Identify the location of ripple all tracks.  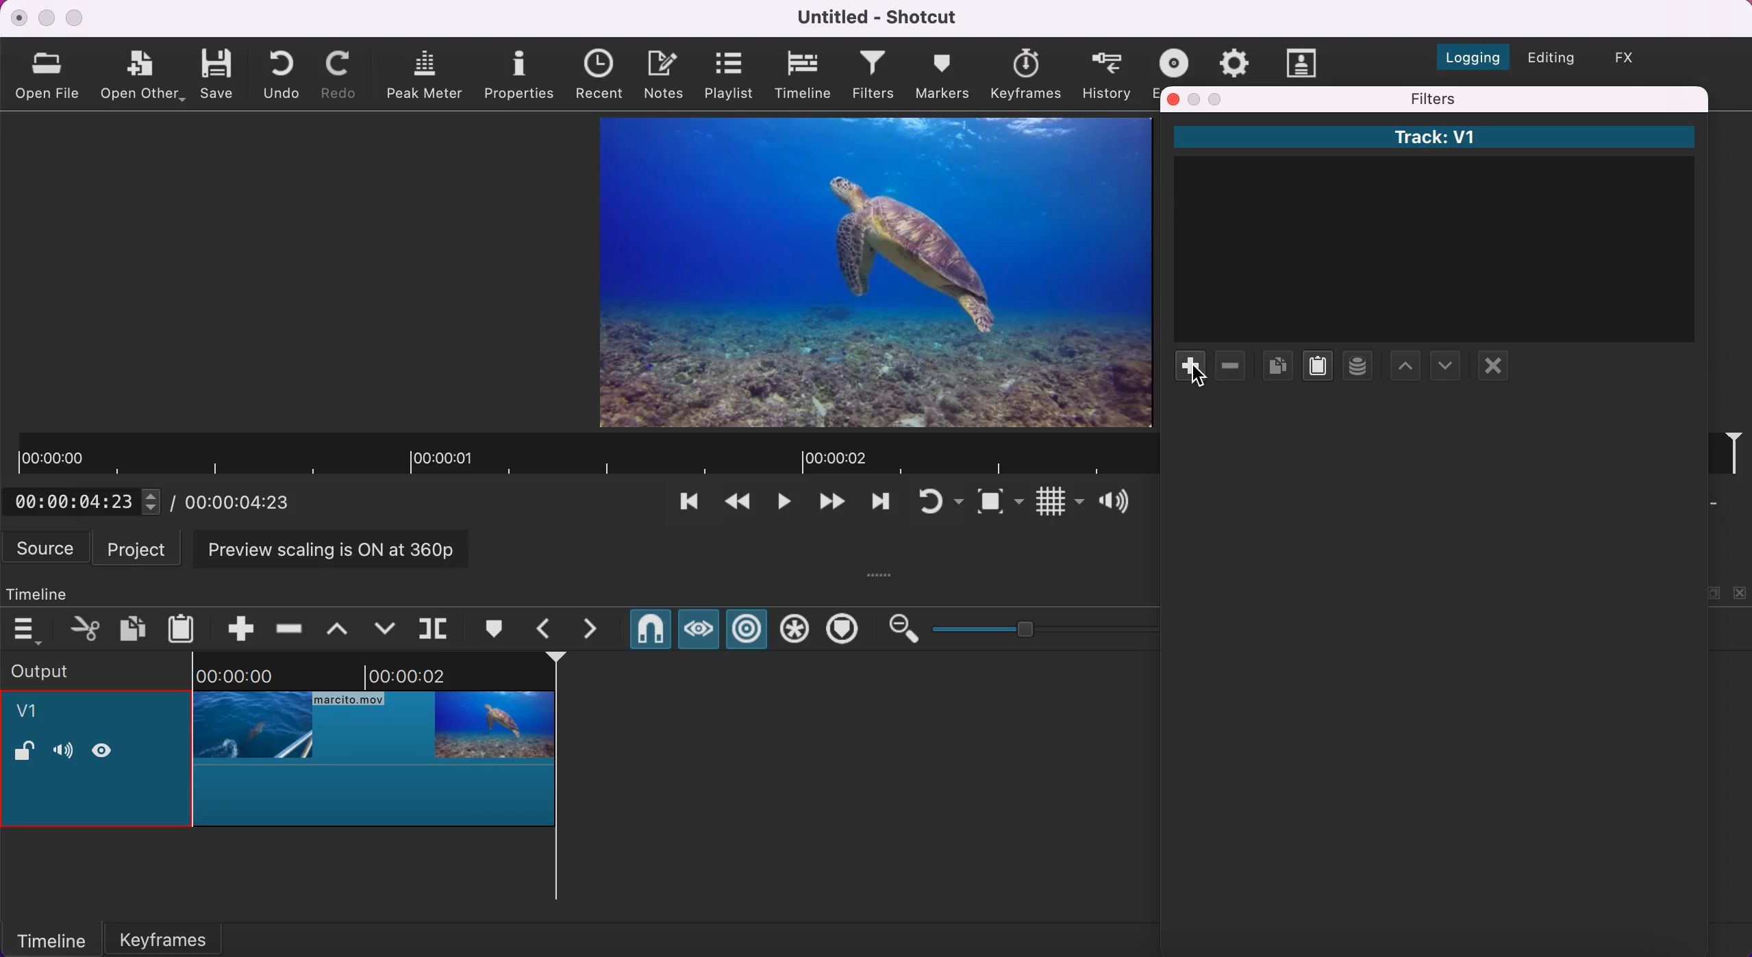
(795, 631).